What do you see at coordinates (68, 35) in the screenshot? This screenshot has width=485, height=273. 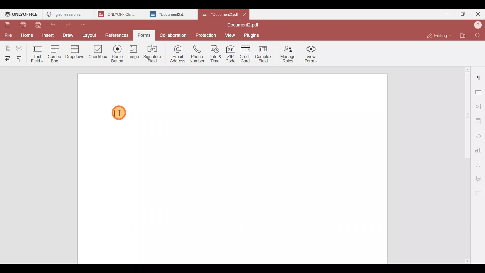 I see `Draw` at bounding box center [68, 35].